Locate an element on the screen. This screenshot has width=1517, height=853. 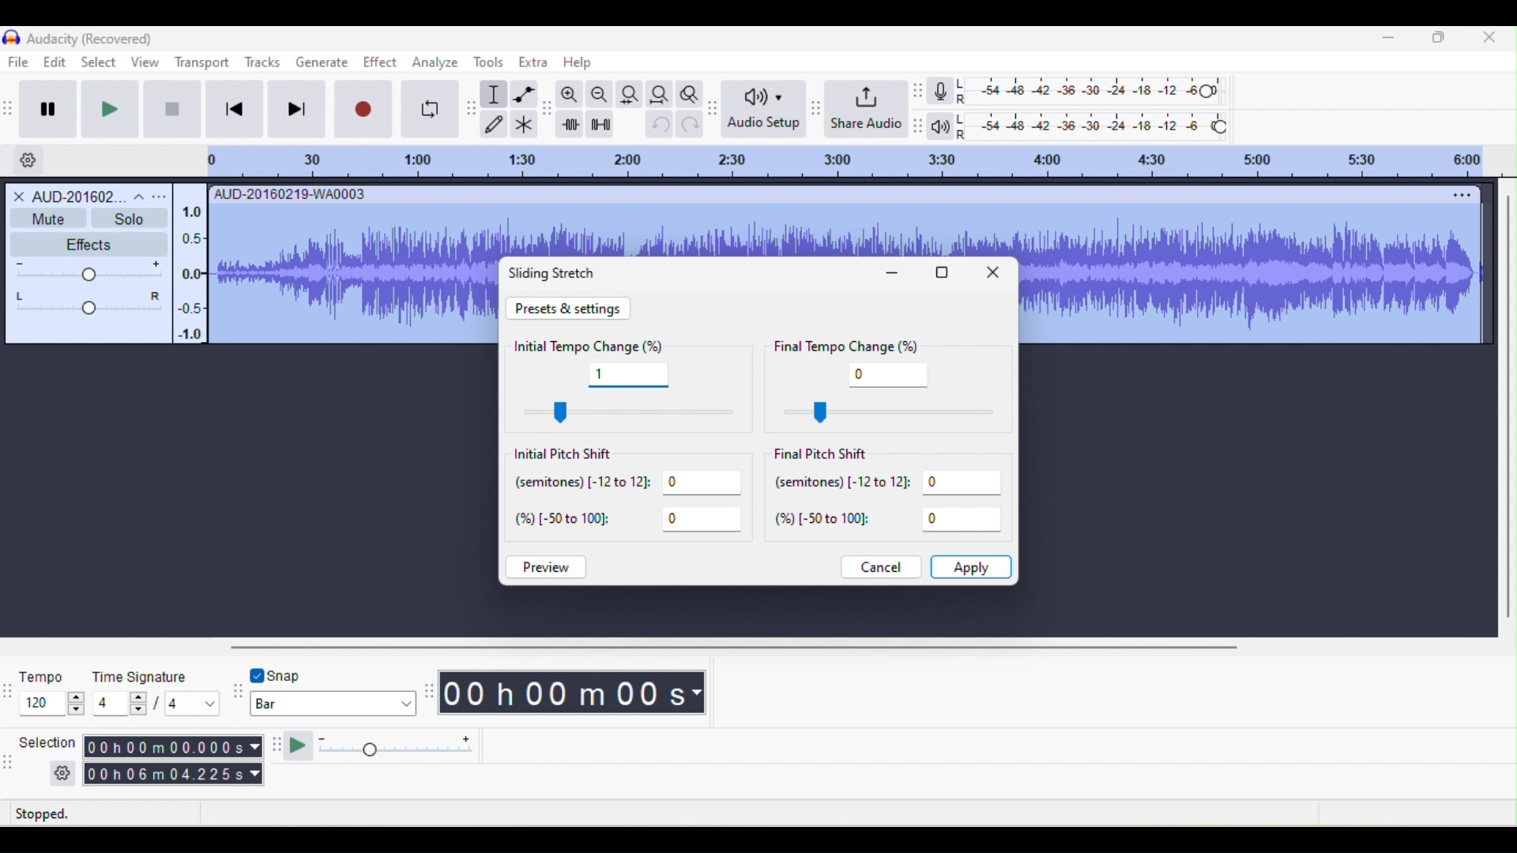
% is located at coordinates (634, 520).